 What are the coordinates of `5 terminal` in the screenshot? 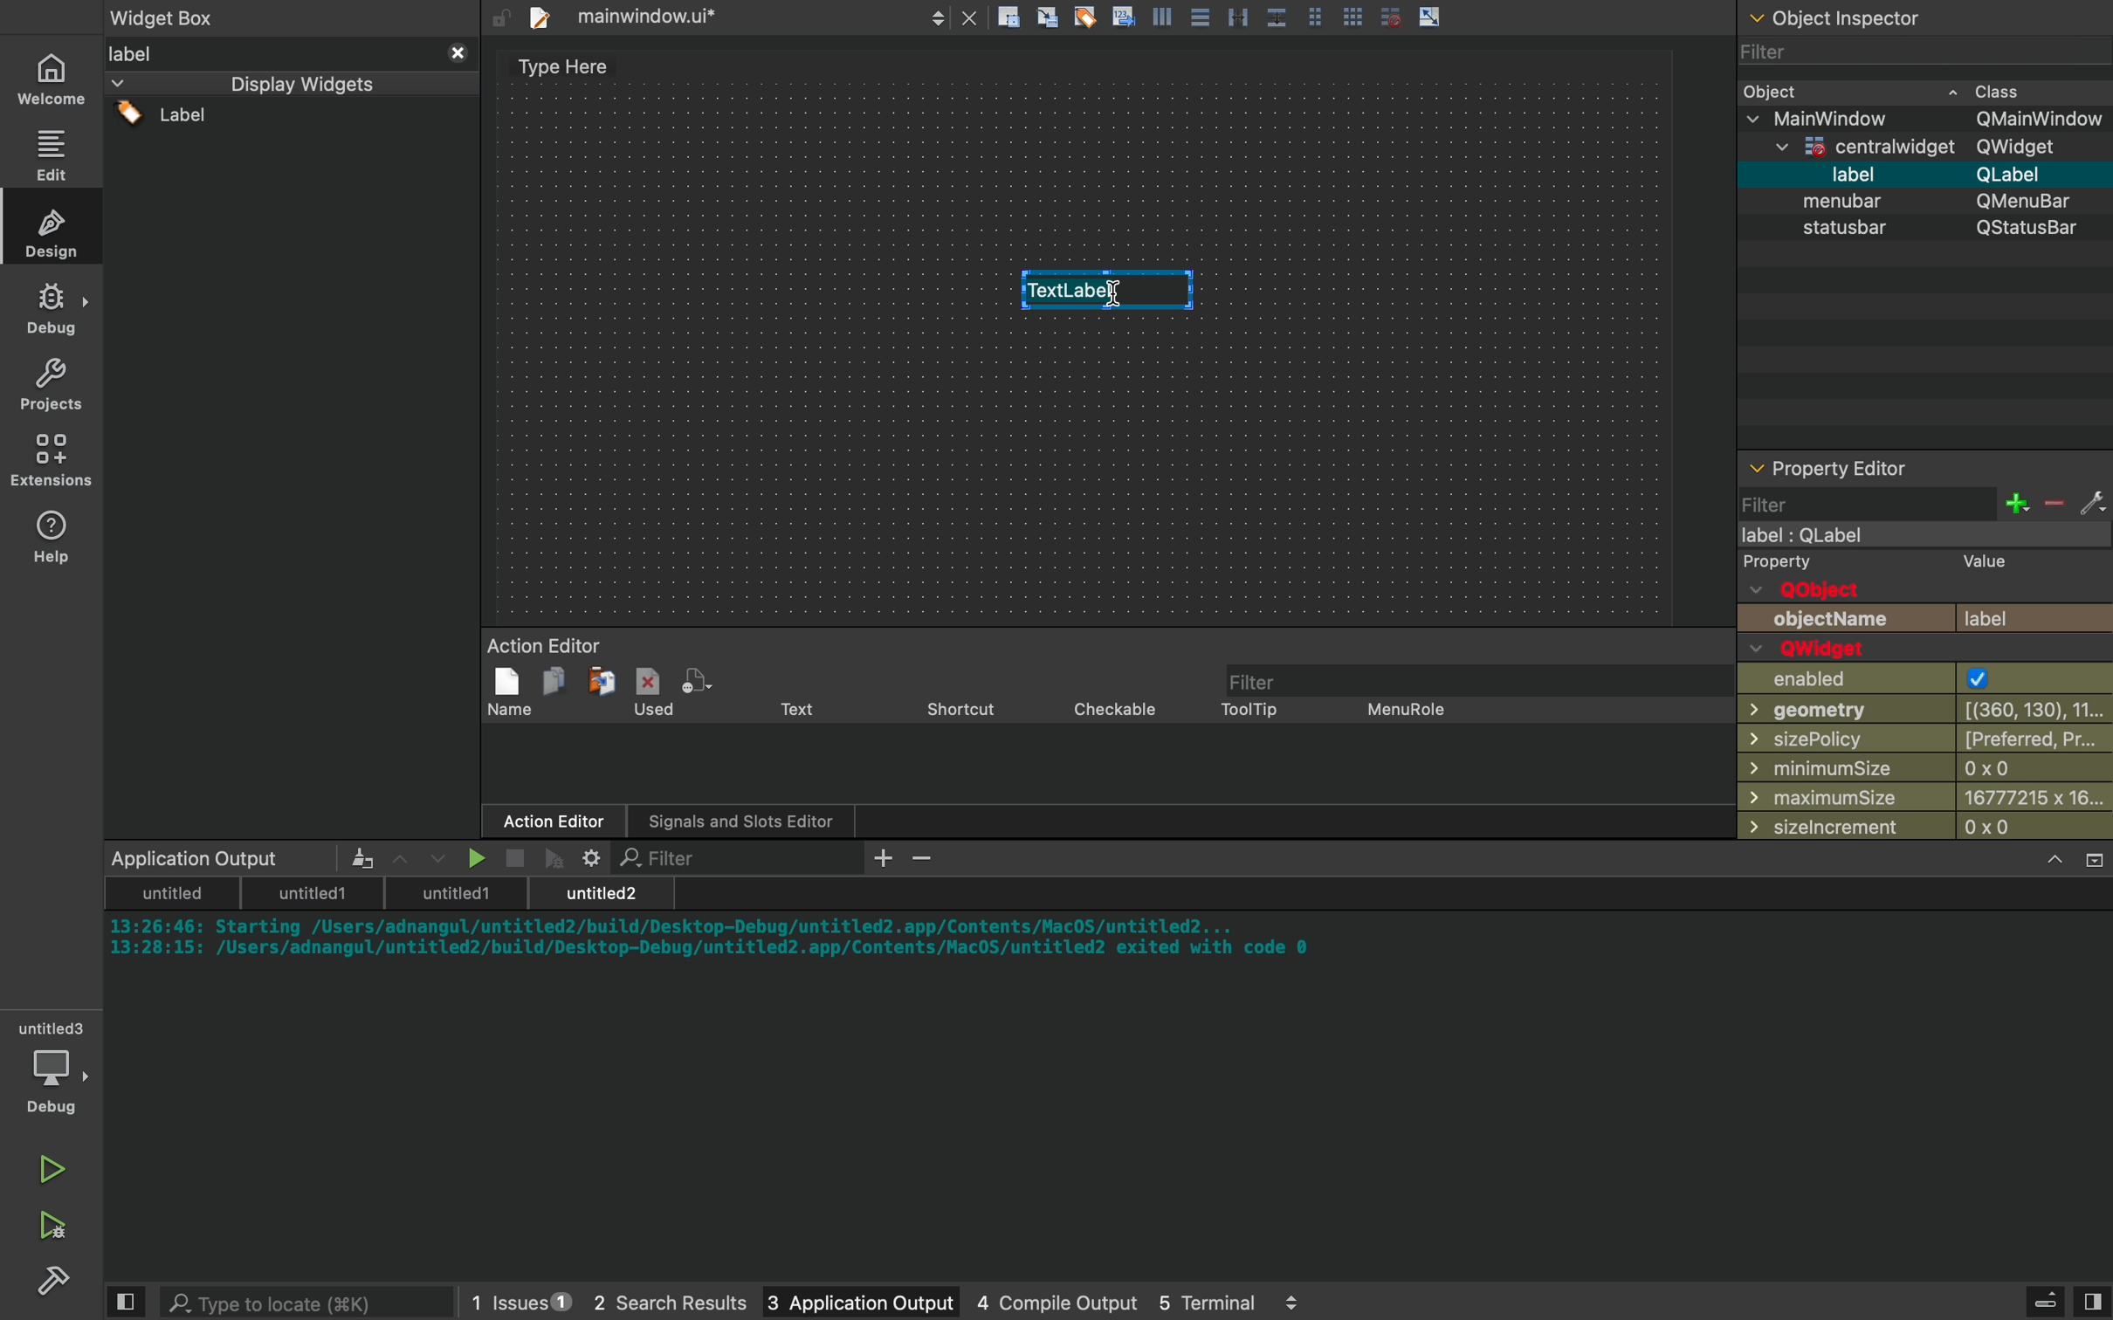 It's located at (1229, 1302).